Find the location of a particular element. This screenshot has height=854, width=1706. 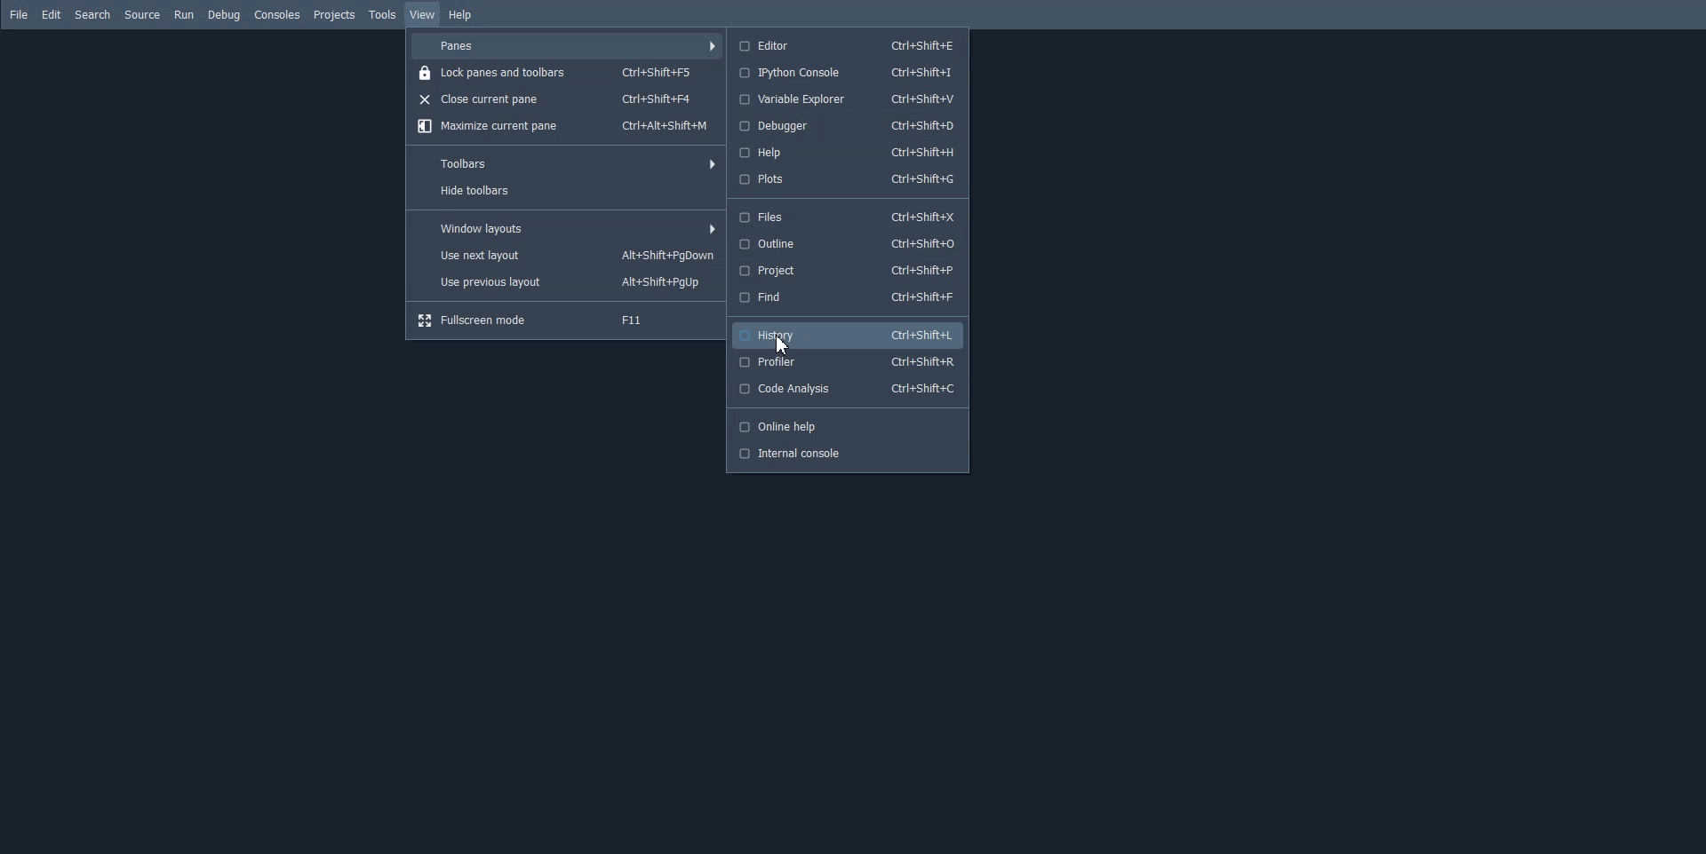

Run is located at coordinates (184, 15).